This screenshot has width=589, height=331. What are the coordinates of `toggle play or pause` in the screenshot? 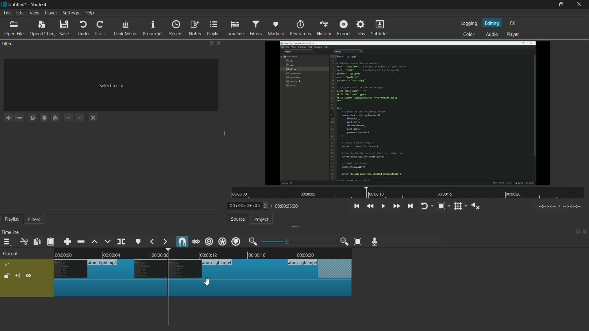 It's located at (382, 205).